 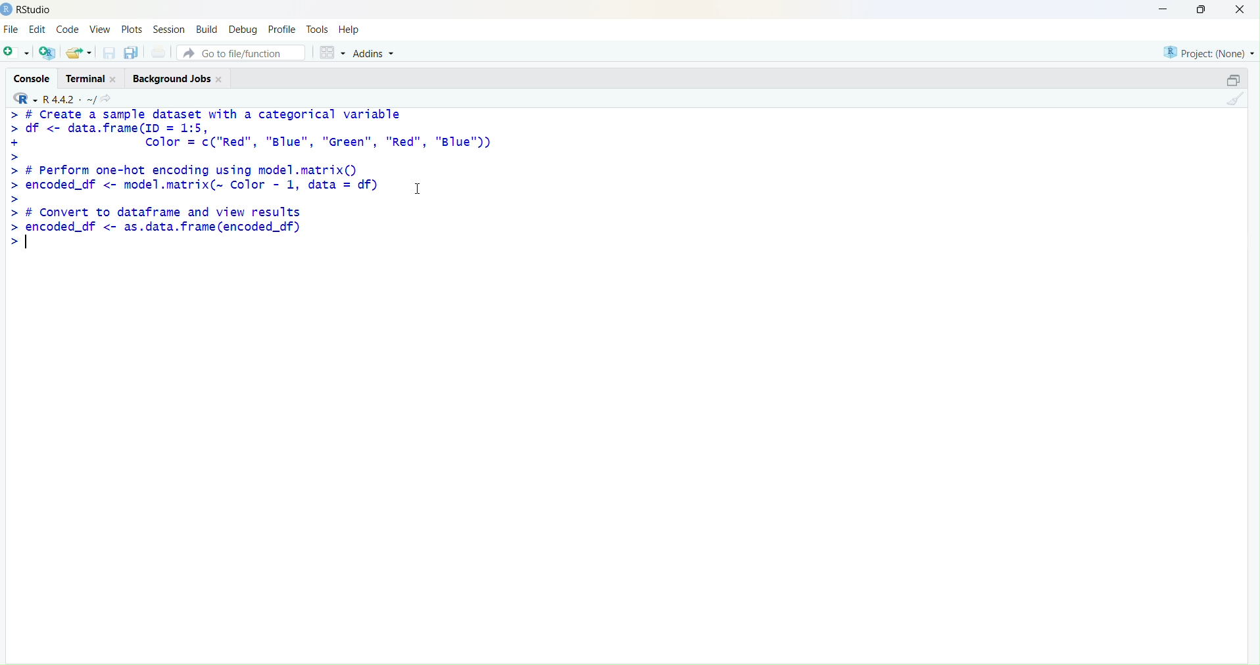 I want to click on plots, so click(x=132, y=30).